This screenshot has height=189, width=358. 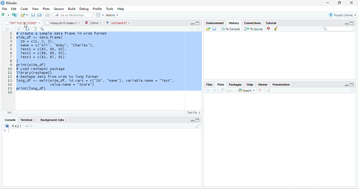 I want to click on Debug, so click(x=84, y=9).